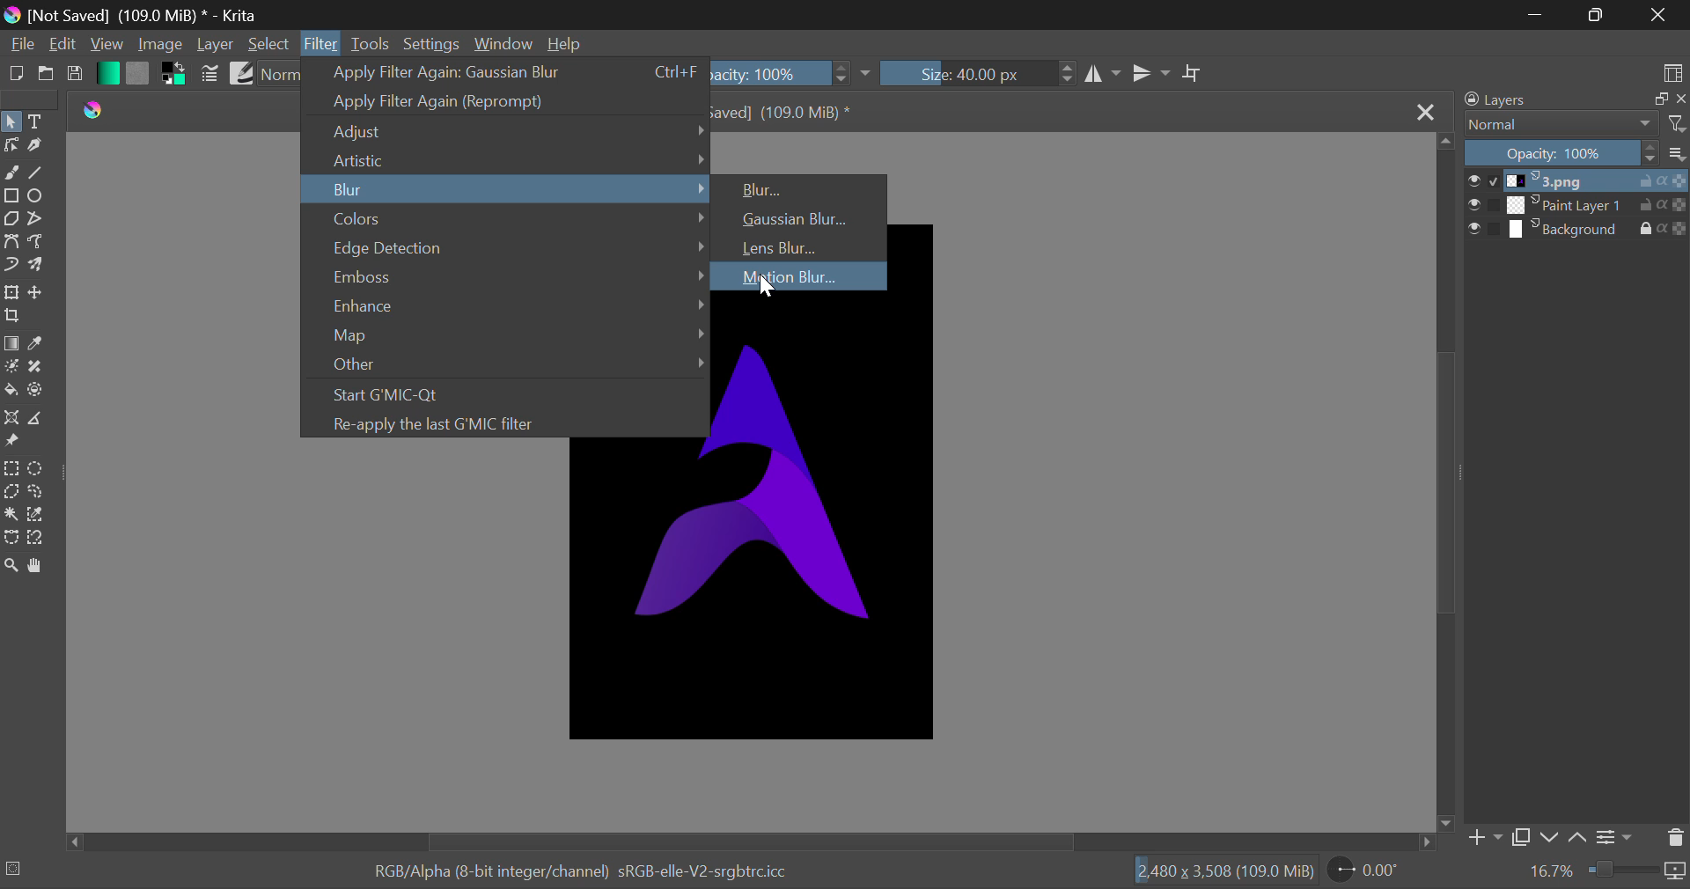 This screenshot has height=889, width=1690. I want to click on Background, so click(1577, 229).